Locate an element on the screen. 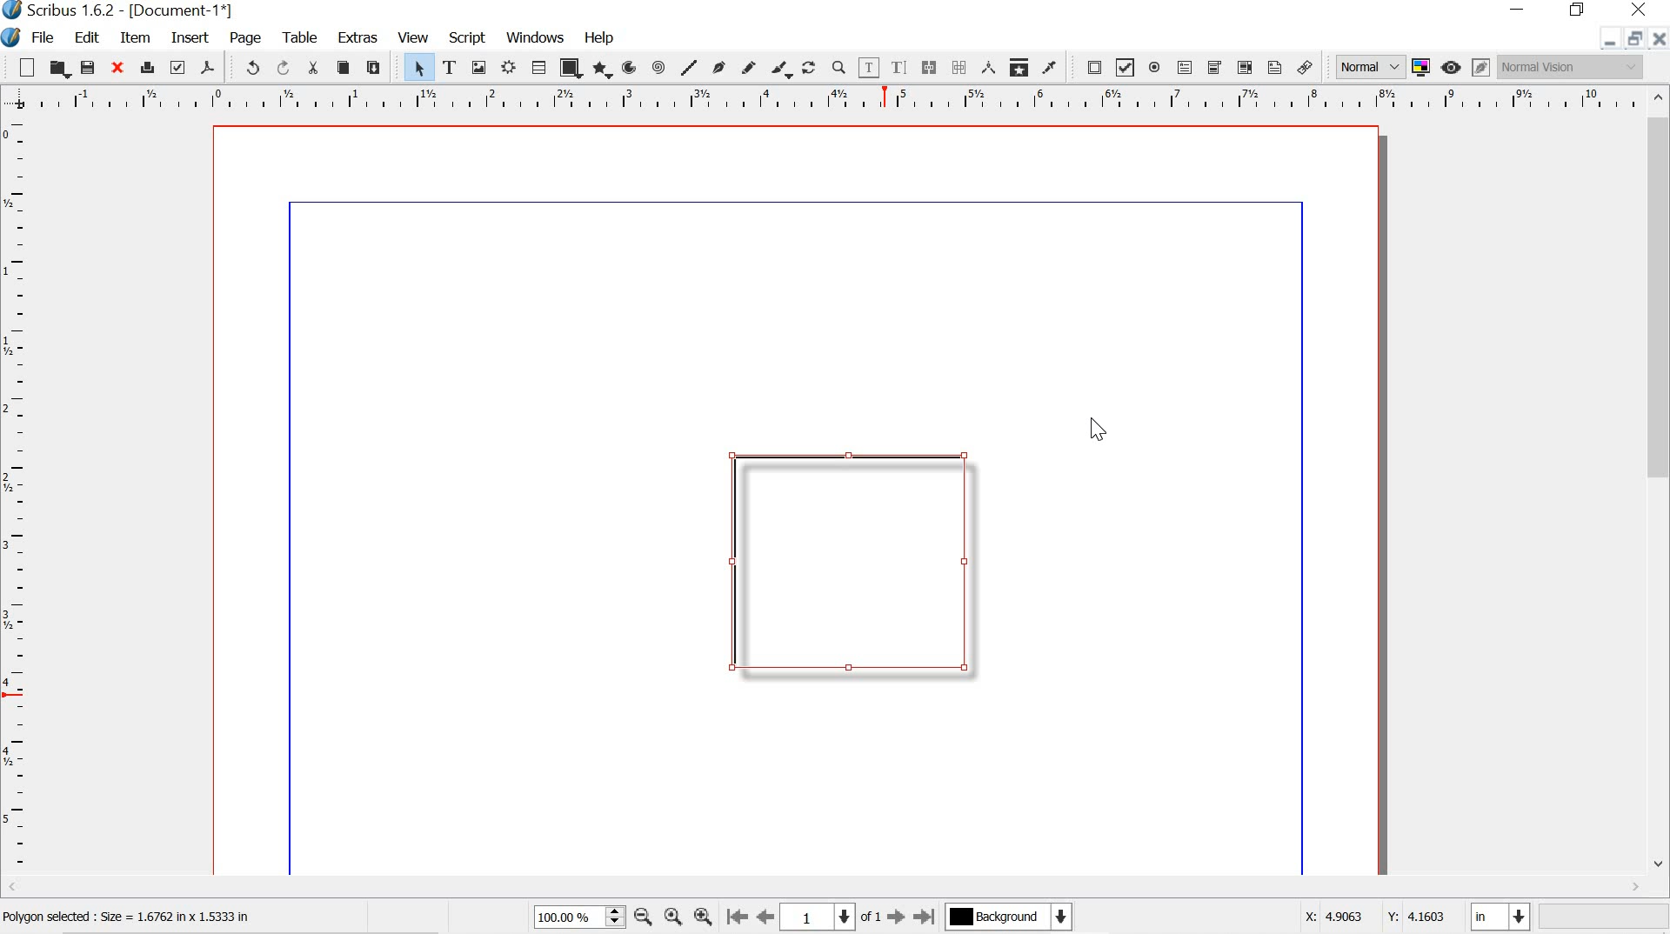 The height and width of the screenshot is (934, 1670). go the last page is located at coordinates (925, 915).